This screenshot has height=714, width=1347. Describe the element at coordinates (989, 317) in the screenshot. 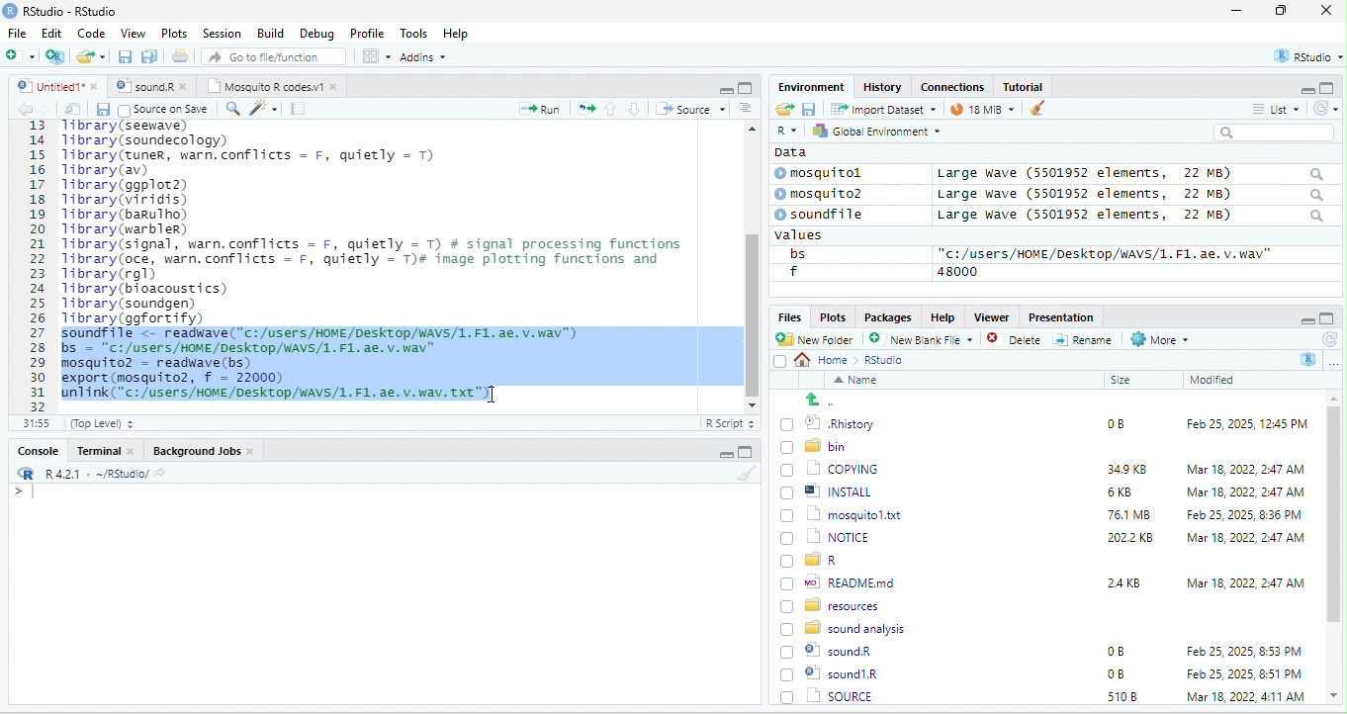

I see `Viewer` at that location.